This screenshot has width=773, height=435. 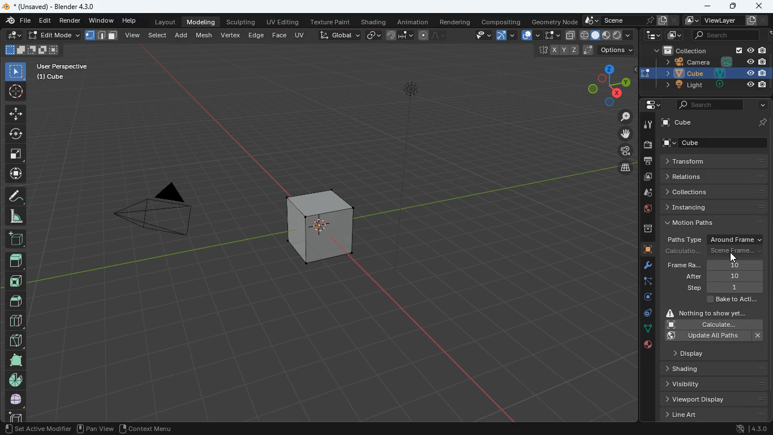 I want to click on paths, so click(x=715, y=222).